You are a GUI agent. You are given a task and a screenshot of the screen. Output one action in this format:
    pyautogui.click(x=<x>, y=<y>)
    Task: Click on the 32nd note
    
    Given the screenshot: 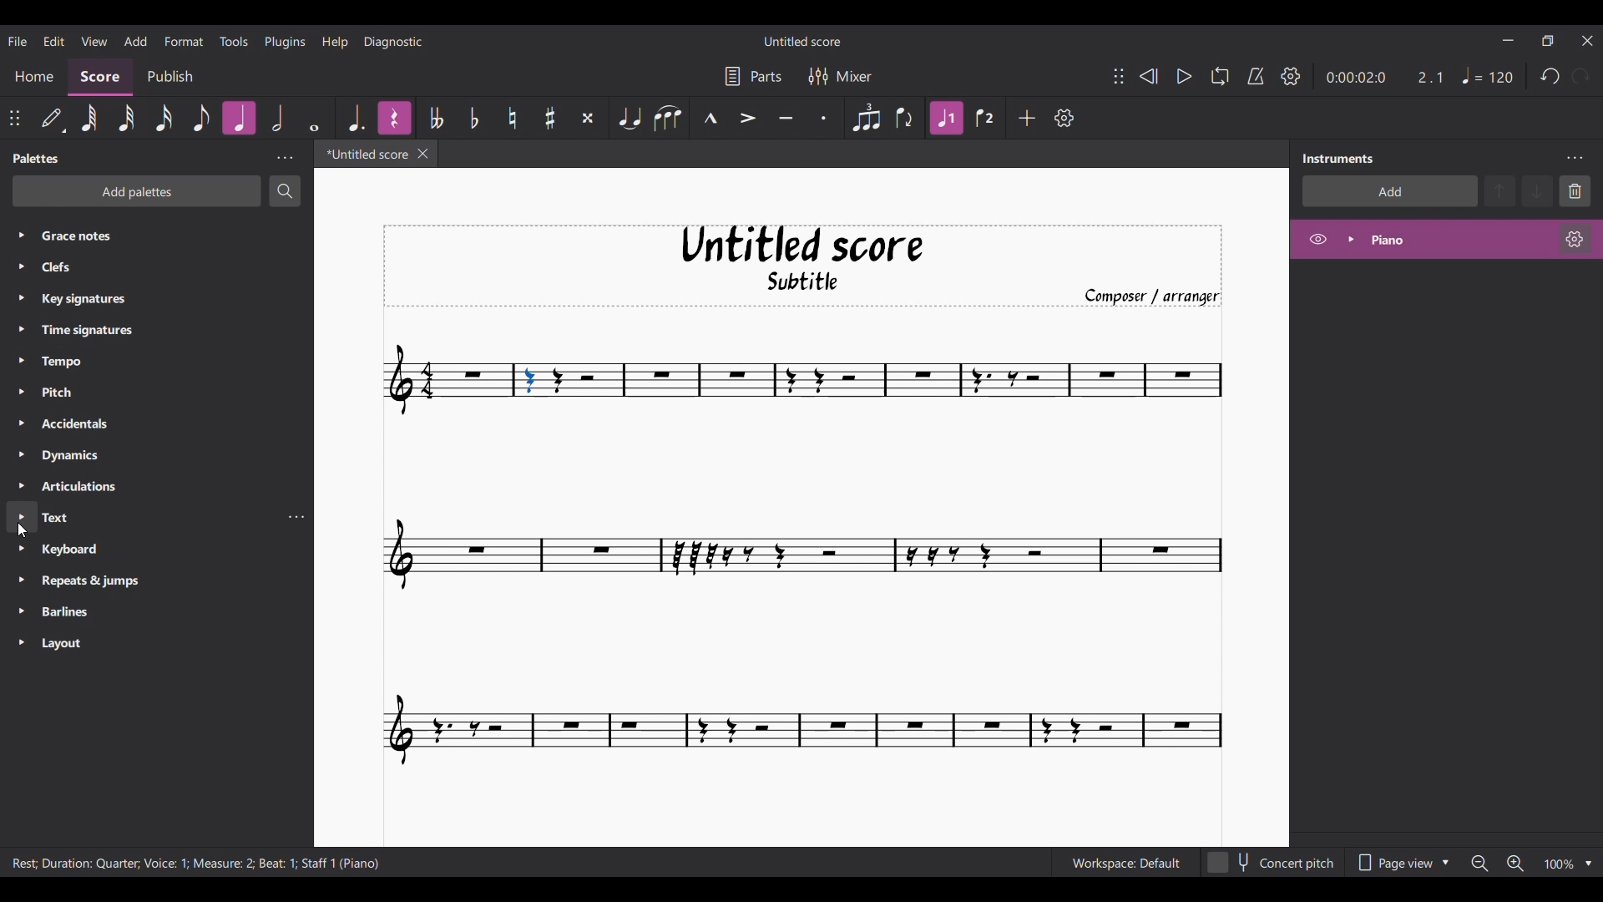 What is the action you would take?
    pyautogui.click(x=127, y=117)
    